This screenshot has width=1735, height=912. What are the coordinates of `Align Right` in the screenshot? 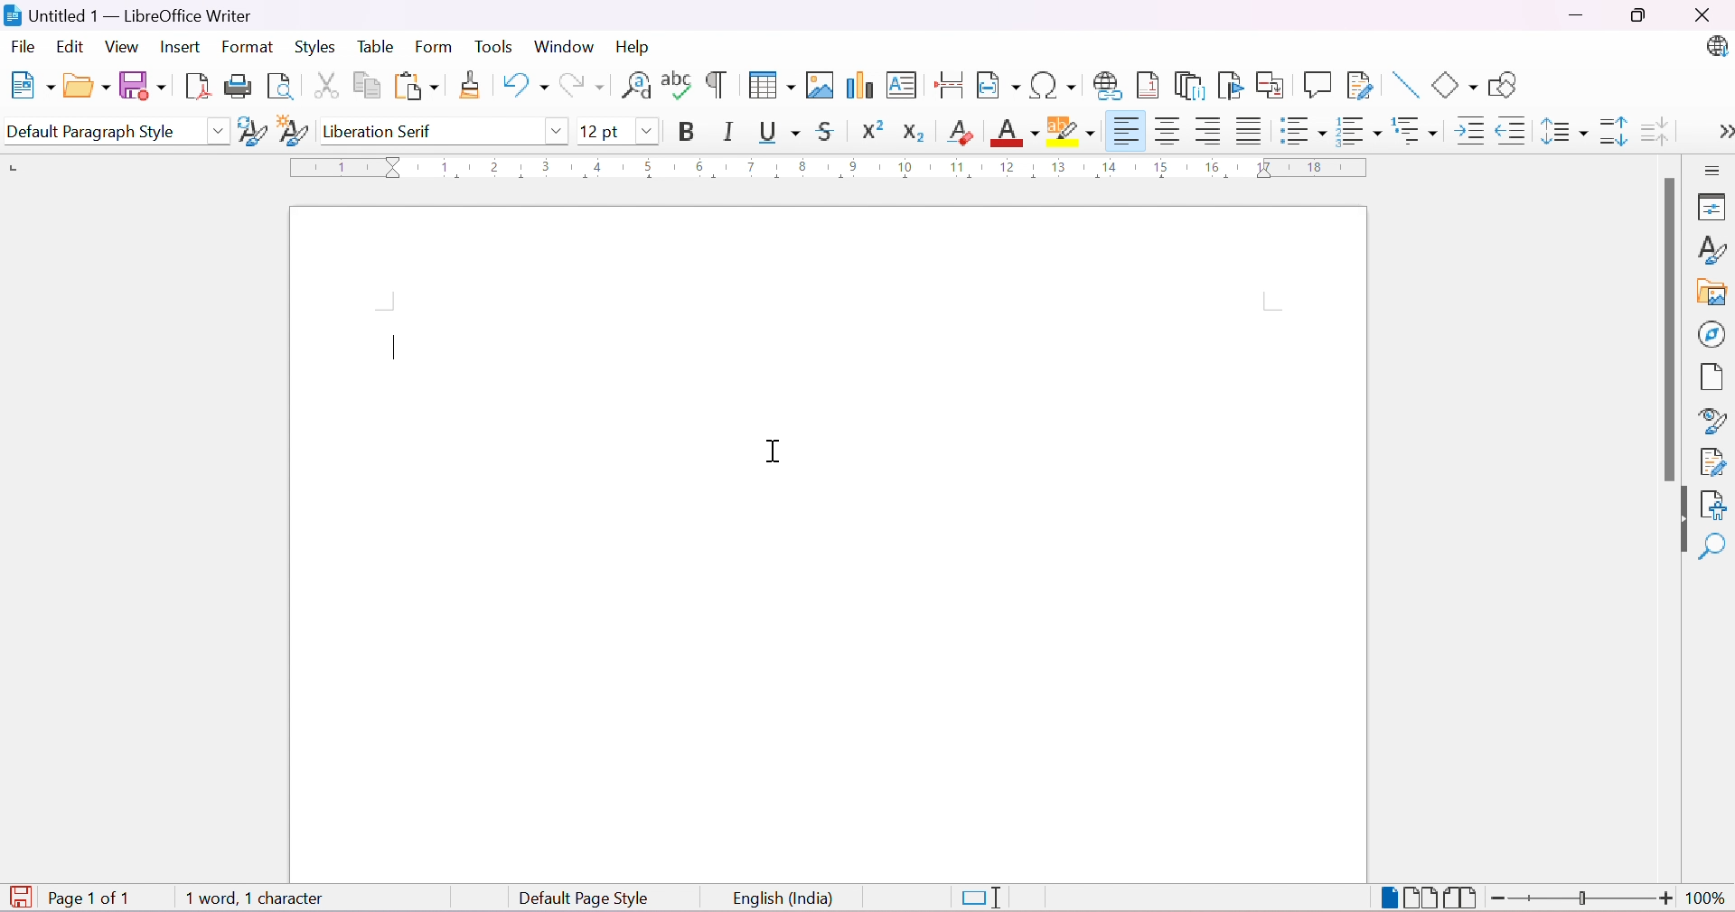 It's located at (1207, 132).